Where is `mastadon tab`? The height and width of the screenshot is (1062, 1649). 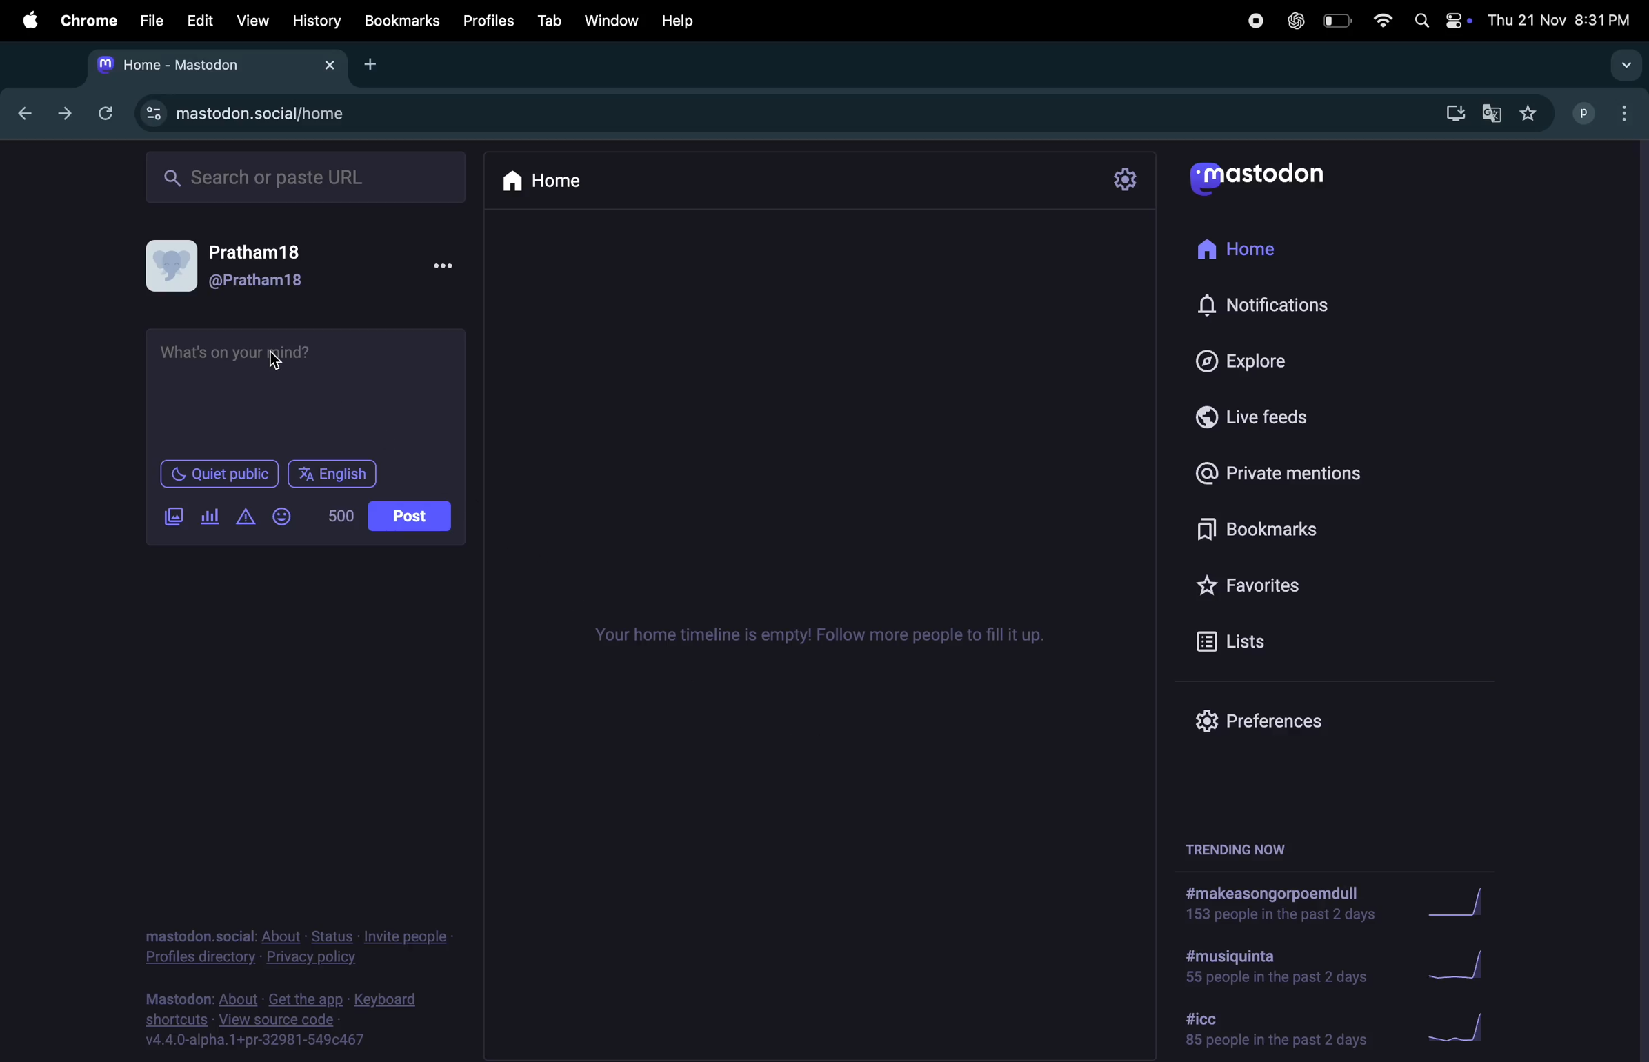 mastadon tab is located at coordinates (174, 66).